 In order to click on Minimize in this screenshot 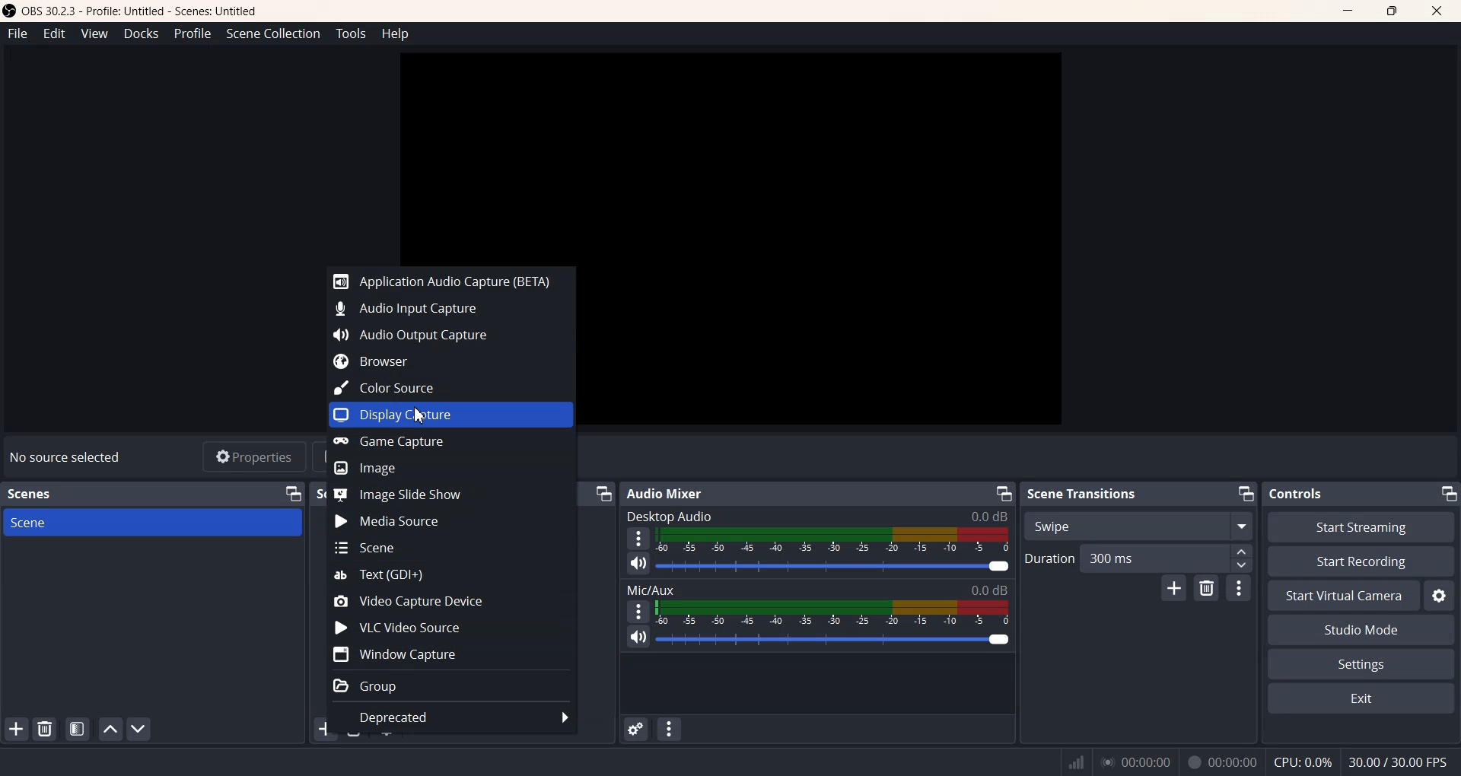, I will do `click(292, 494)`.